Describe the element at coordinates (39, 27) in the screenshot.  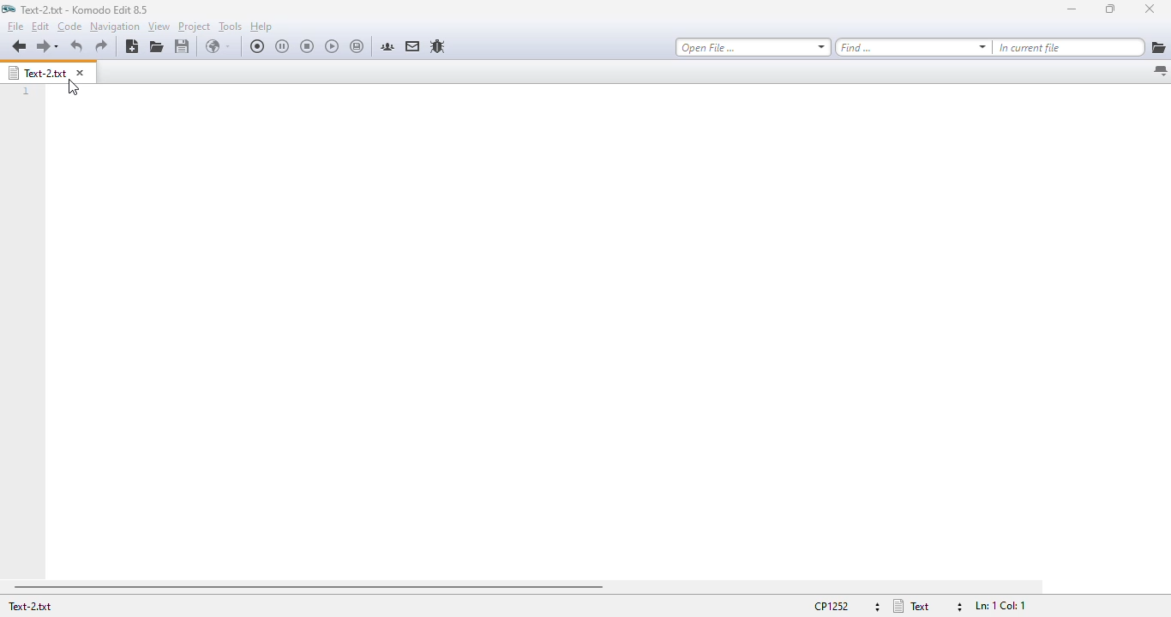
I see `edit` at that location.